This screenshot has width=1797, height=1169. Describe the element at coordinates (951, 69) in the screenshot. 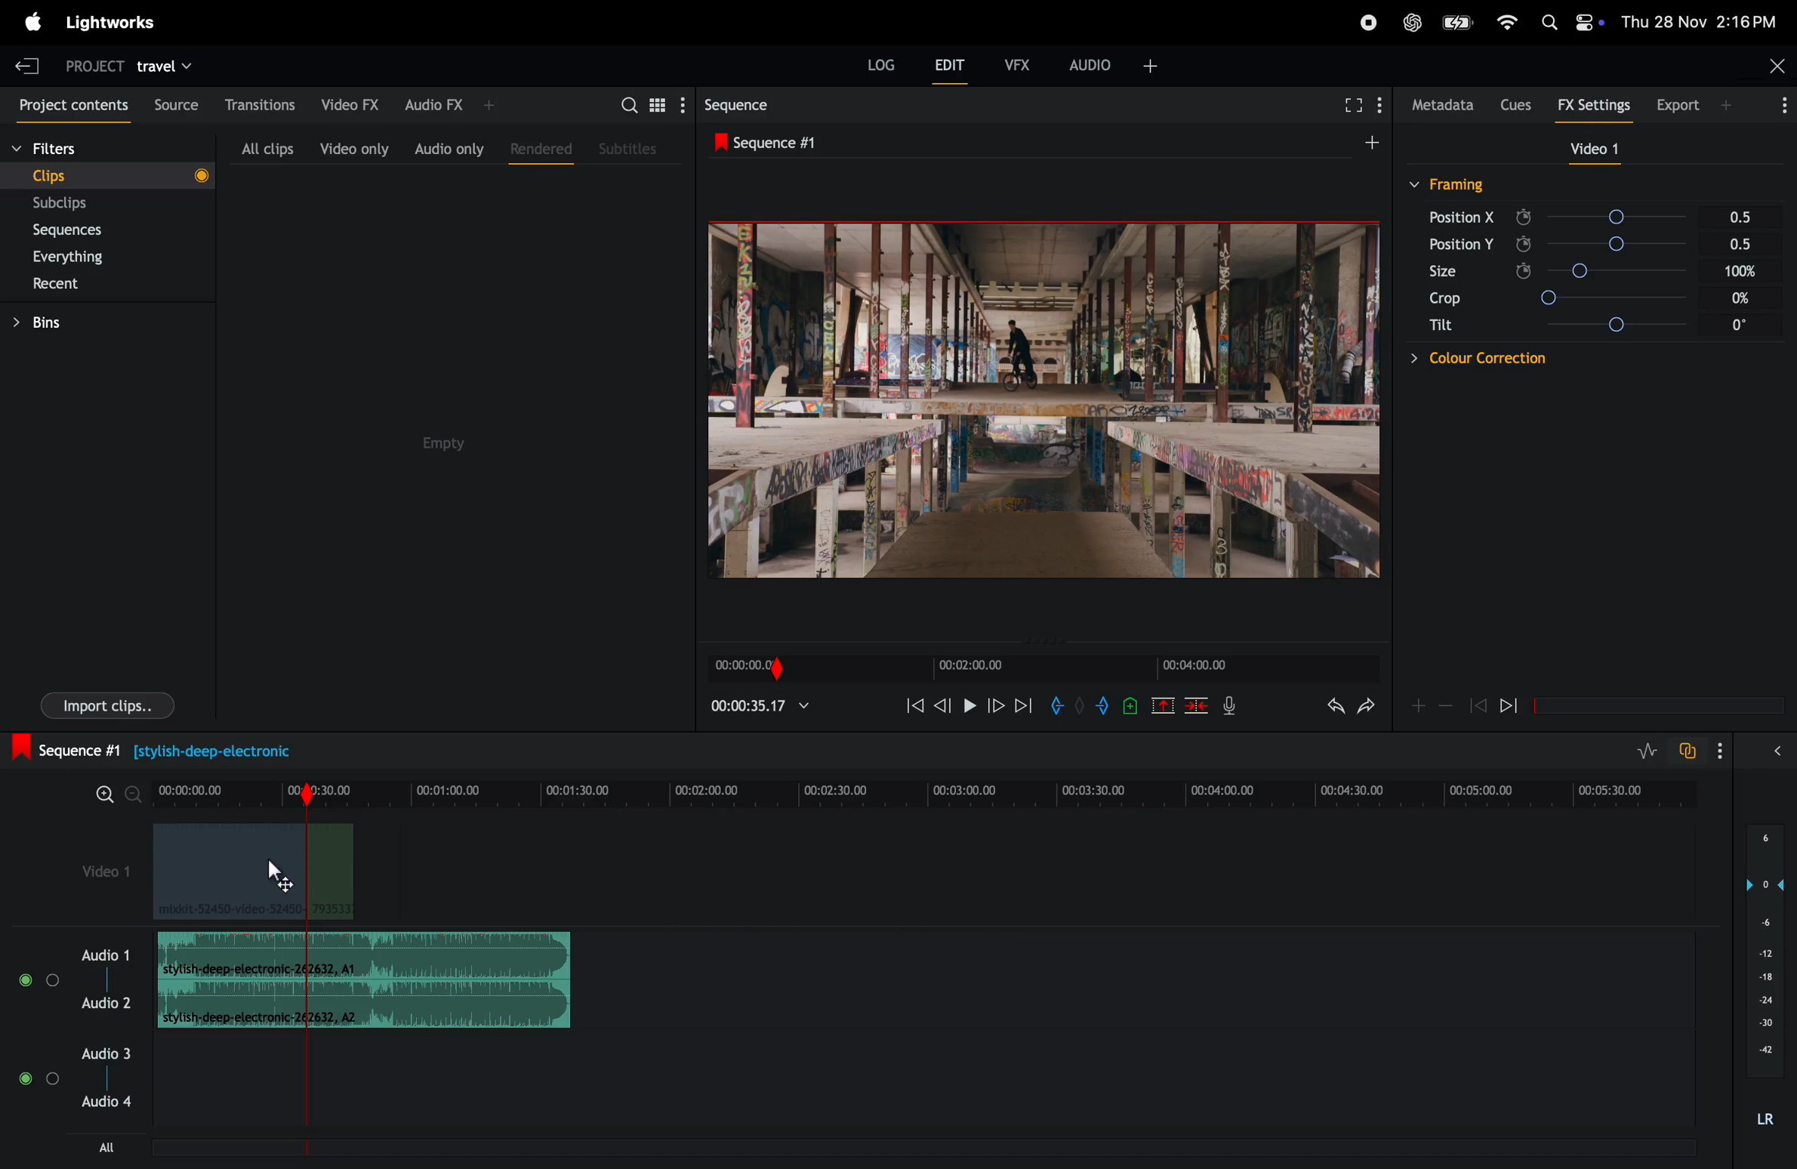

I see `edit` at that location.